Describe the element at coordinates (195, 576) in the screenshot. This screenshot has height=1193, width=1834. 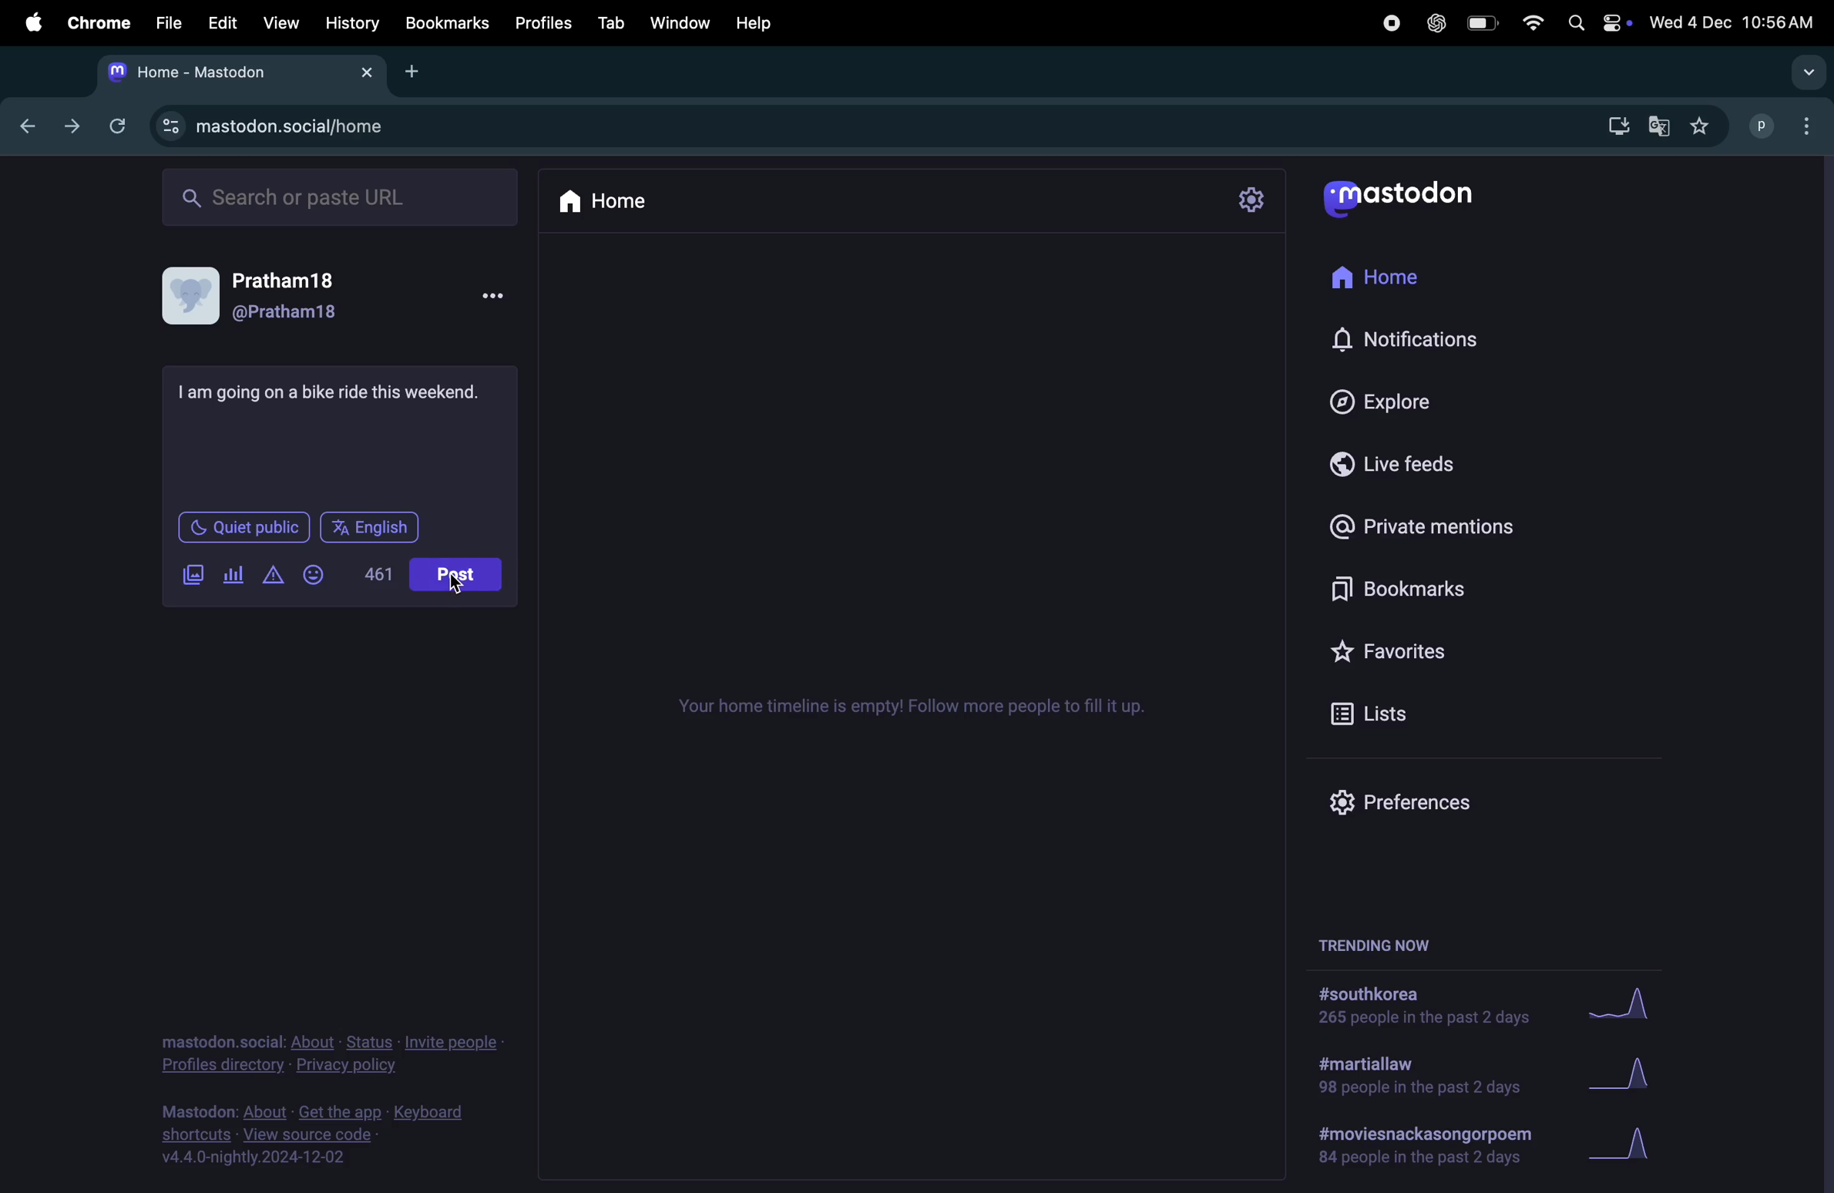
I see `add image` at that location.